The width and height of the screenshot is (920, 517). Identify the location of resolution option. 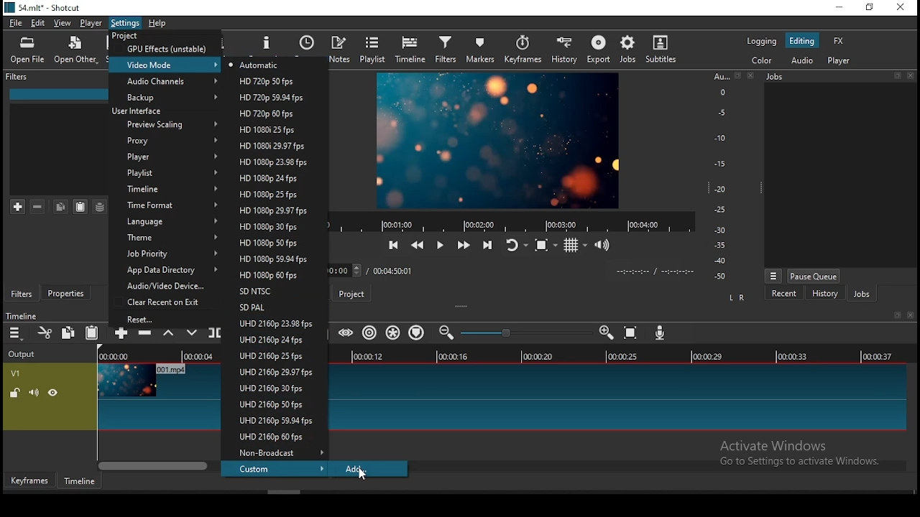
(275, 226).